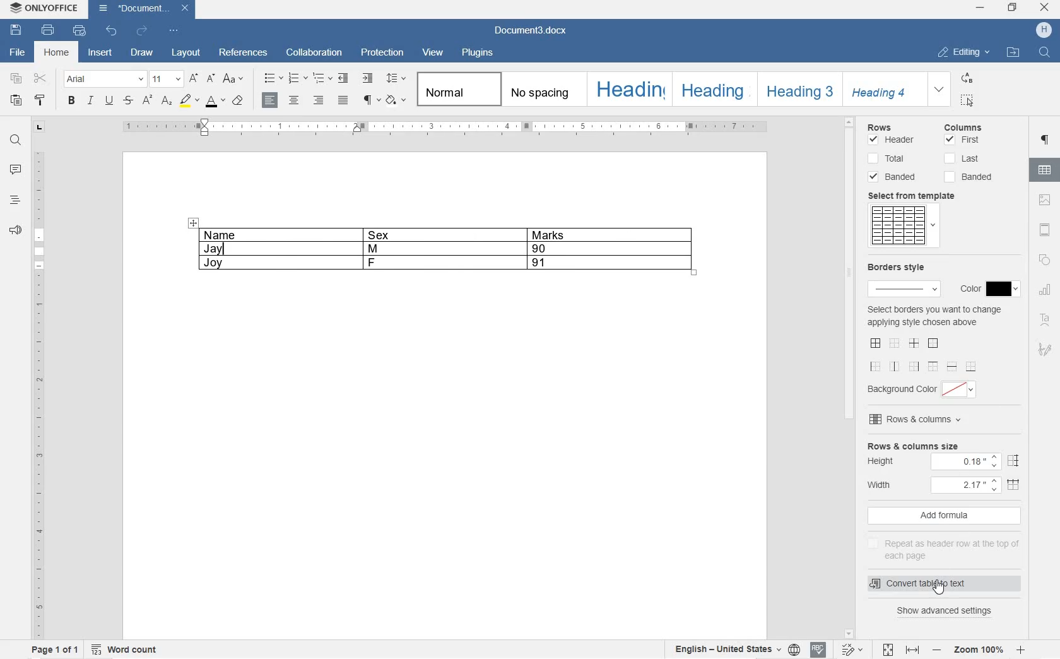 This screenshot has width=1060, height=659. Describe the element at coordinates (238, 102) in the screenshot. I see `COPY STYLE` at that location.